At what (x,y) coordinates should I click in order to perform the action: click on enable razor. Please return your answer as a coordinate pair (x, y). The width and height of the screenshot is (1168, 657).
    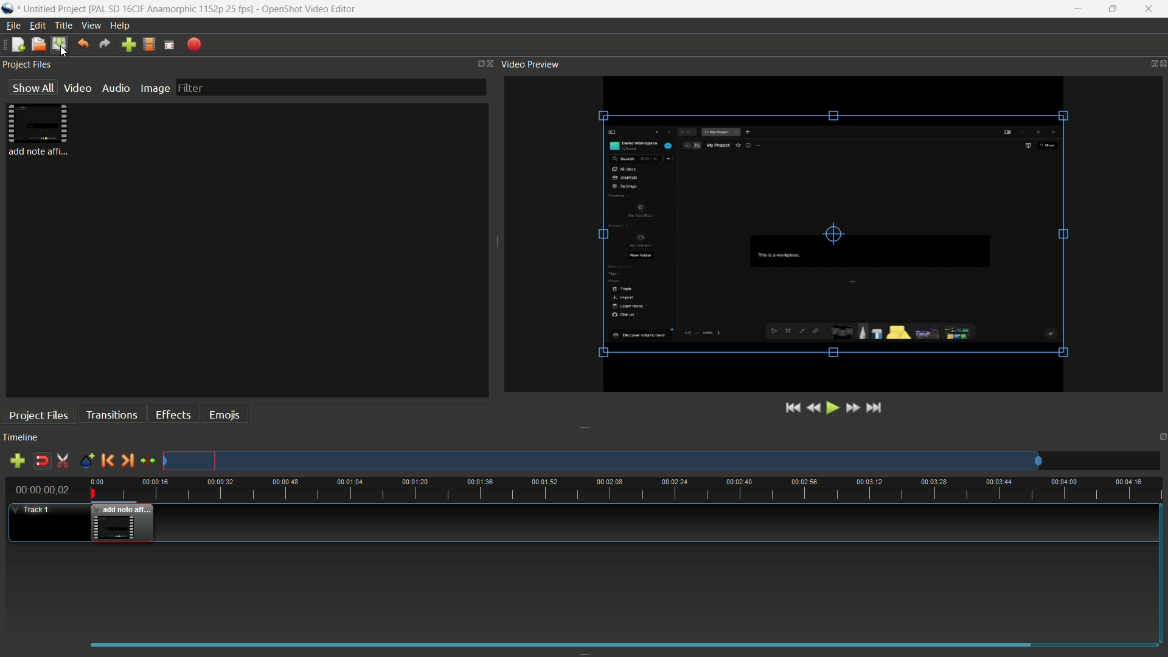
    Looking at the image, I should click on (63, 462).